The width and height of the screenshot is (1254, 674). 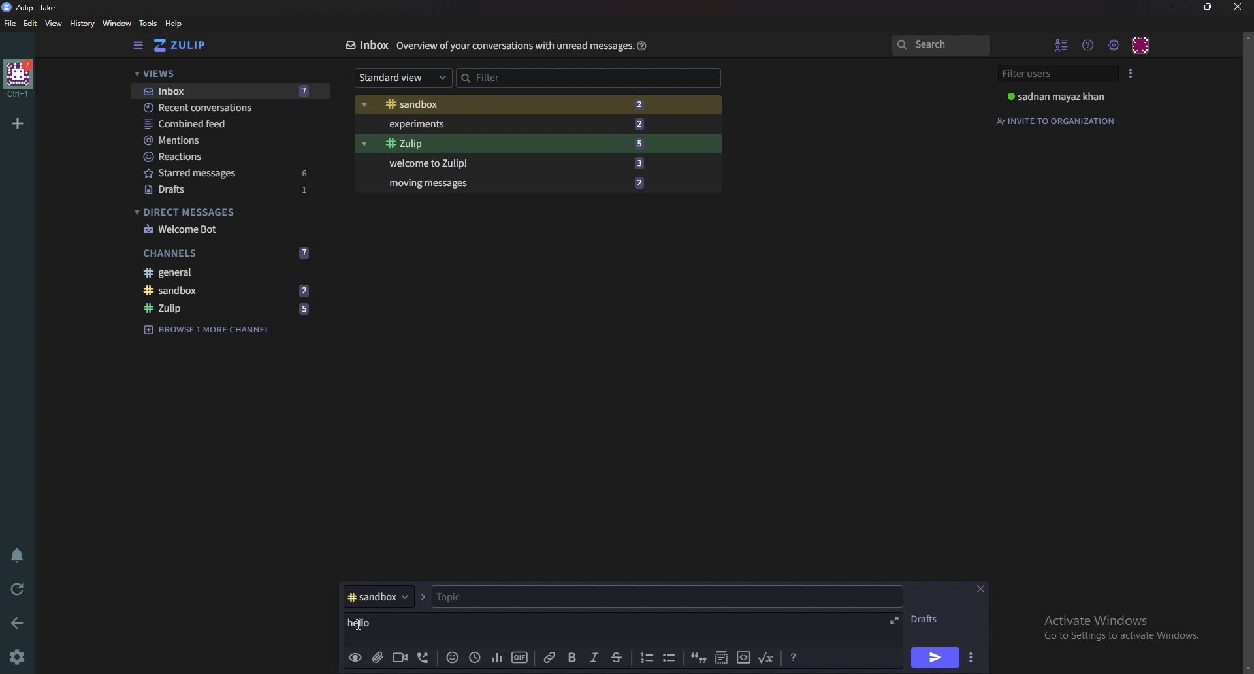 What do you see at coordinates (18, 590) in the screenshot?
I see `Reload` at bounding box center [18, 590].